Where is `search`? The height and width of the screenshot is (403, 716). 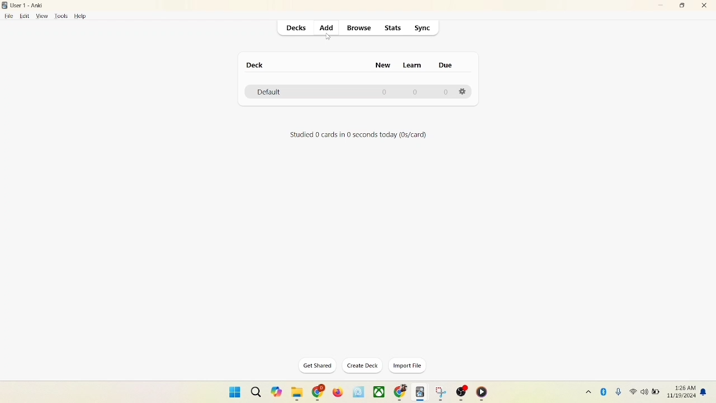 search is located at coordinates (255, 390).